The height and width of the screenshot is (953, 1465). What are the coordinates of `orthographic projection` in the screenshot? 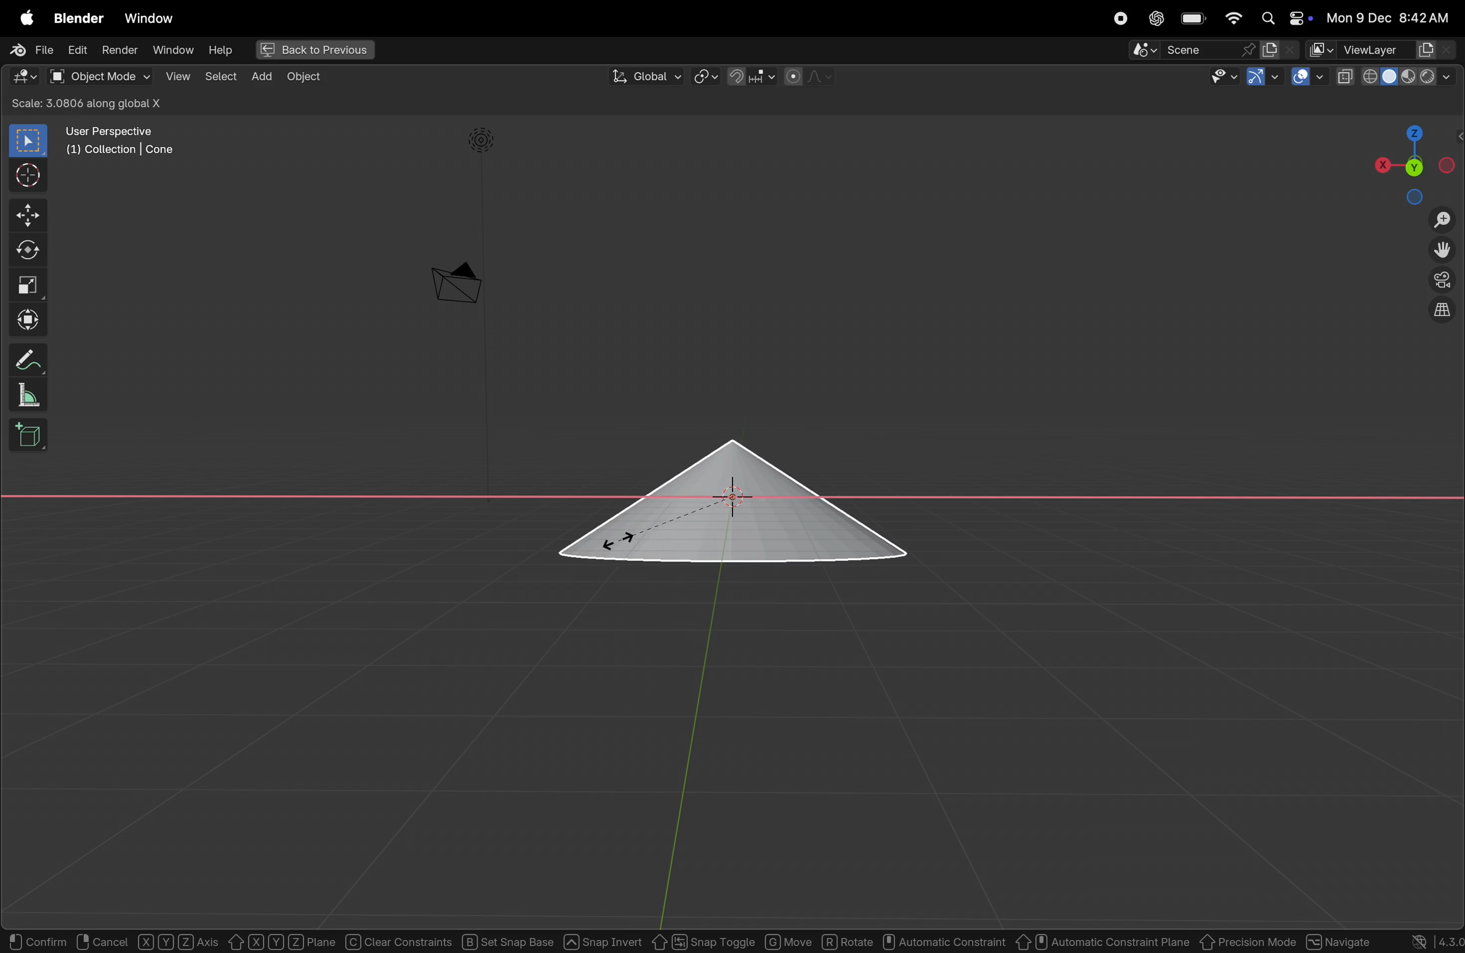 It's located at (1444, 310).